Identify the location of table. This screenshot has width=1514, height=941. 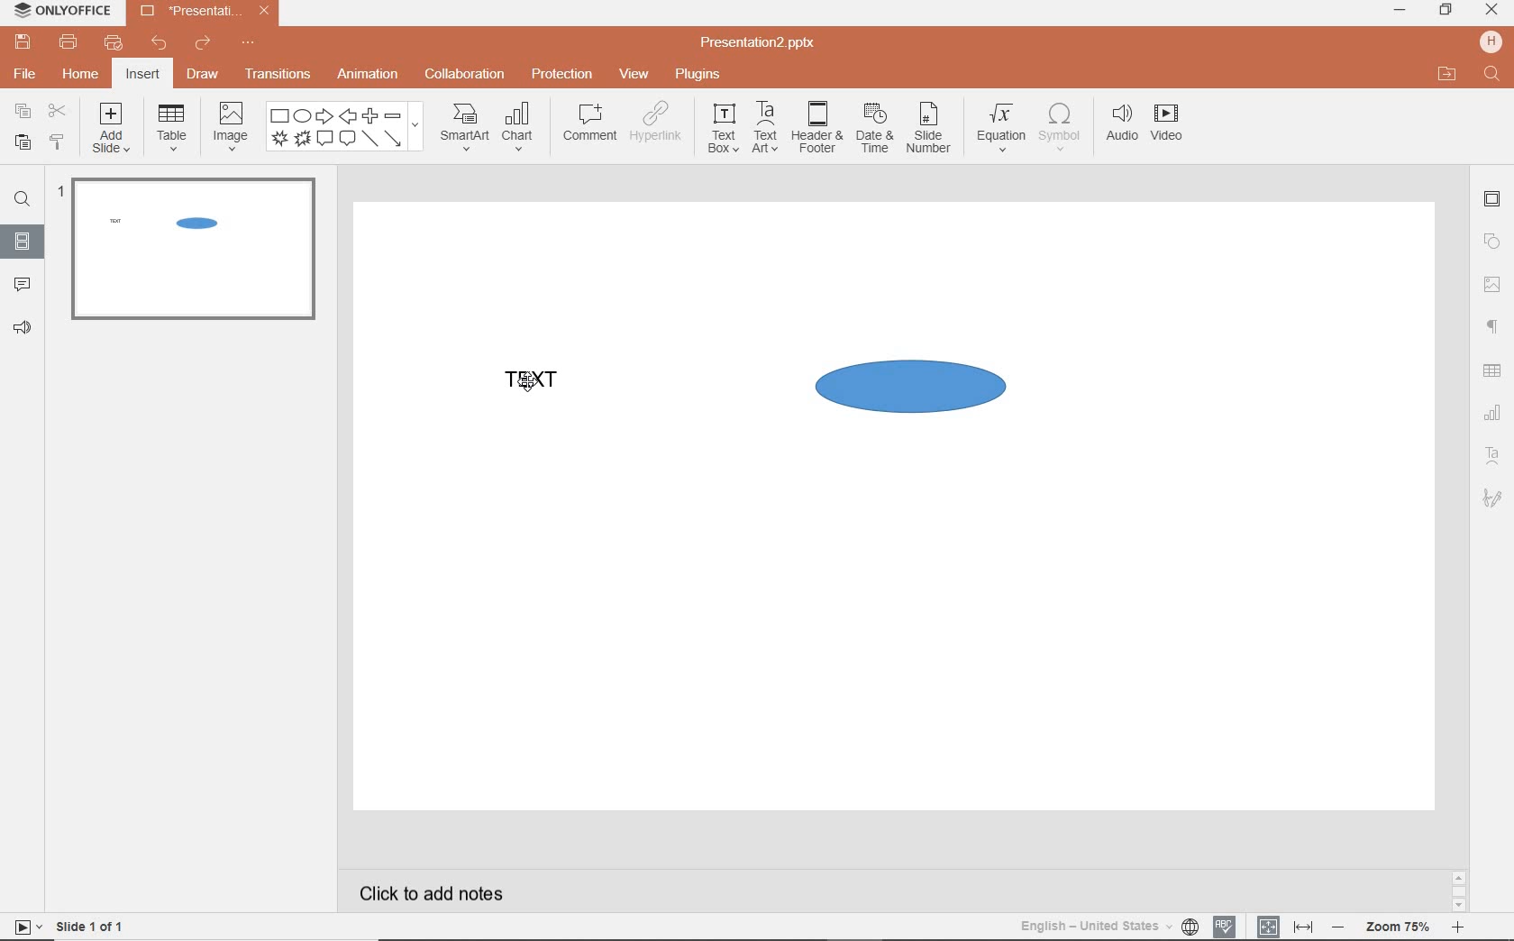
(169, 128).